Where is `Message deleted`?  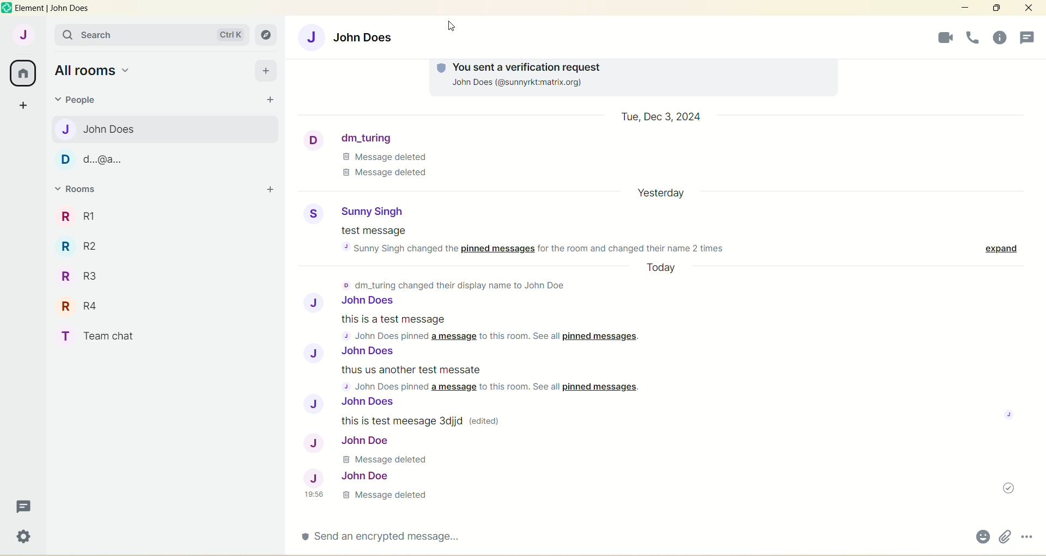 Message deleted is located at coordinates (390, 459).